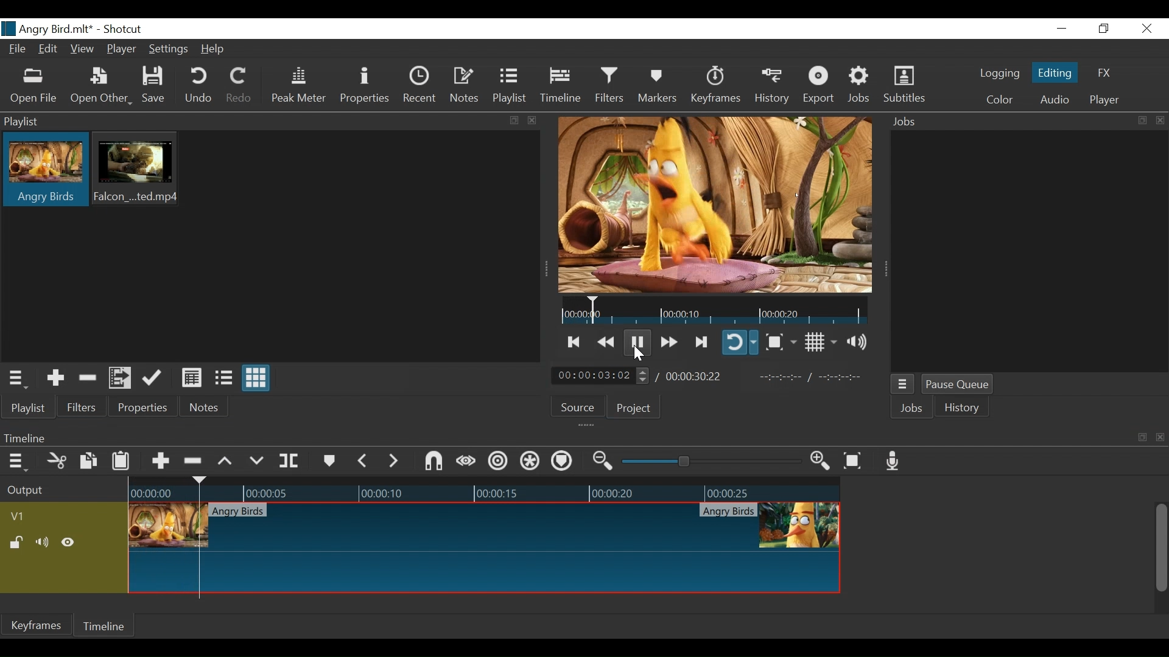  What do you see at coordinates (1163, 547) in the screenshot?
I see `Vertical Scroll bar` at bounding box center [1163, 547].